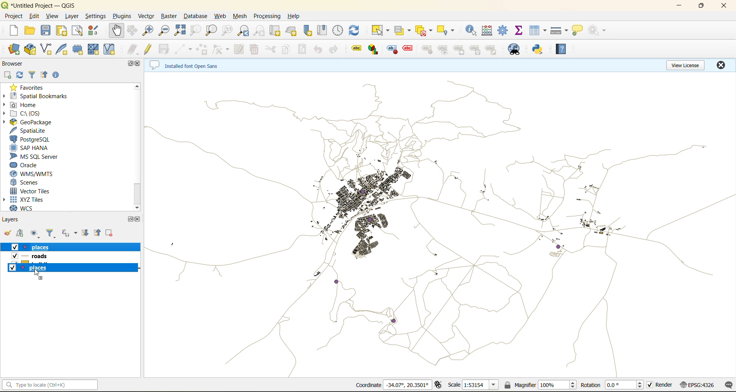 This screenshot has width=736, height=392. Describe the element at coordinates (50, 233) in the screenshot. I see `filter` at that location.